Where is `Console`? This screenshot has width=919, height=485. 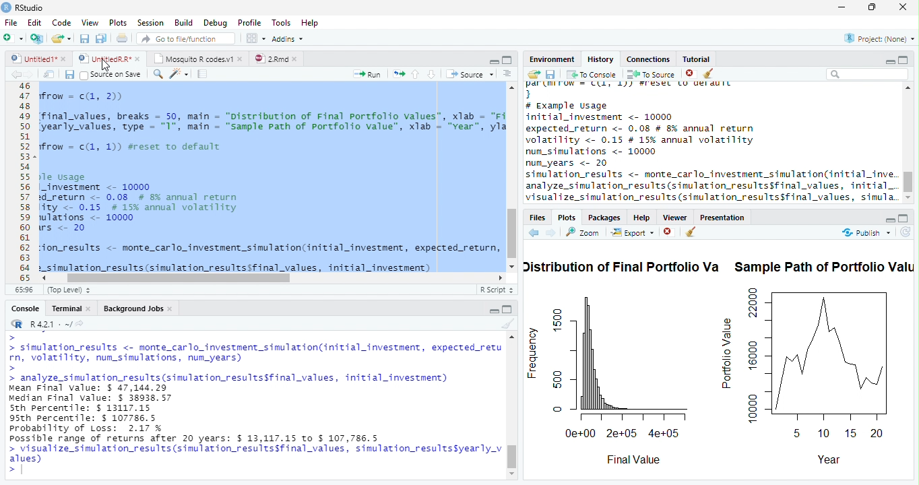 Console is located at coordinates (26, 308).